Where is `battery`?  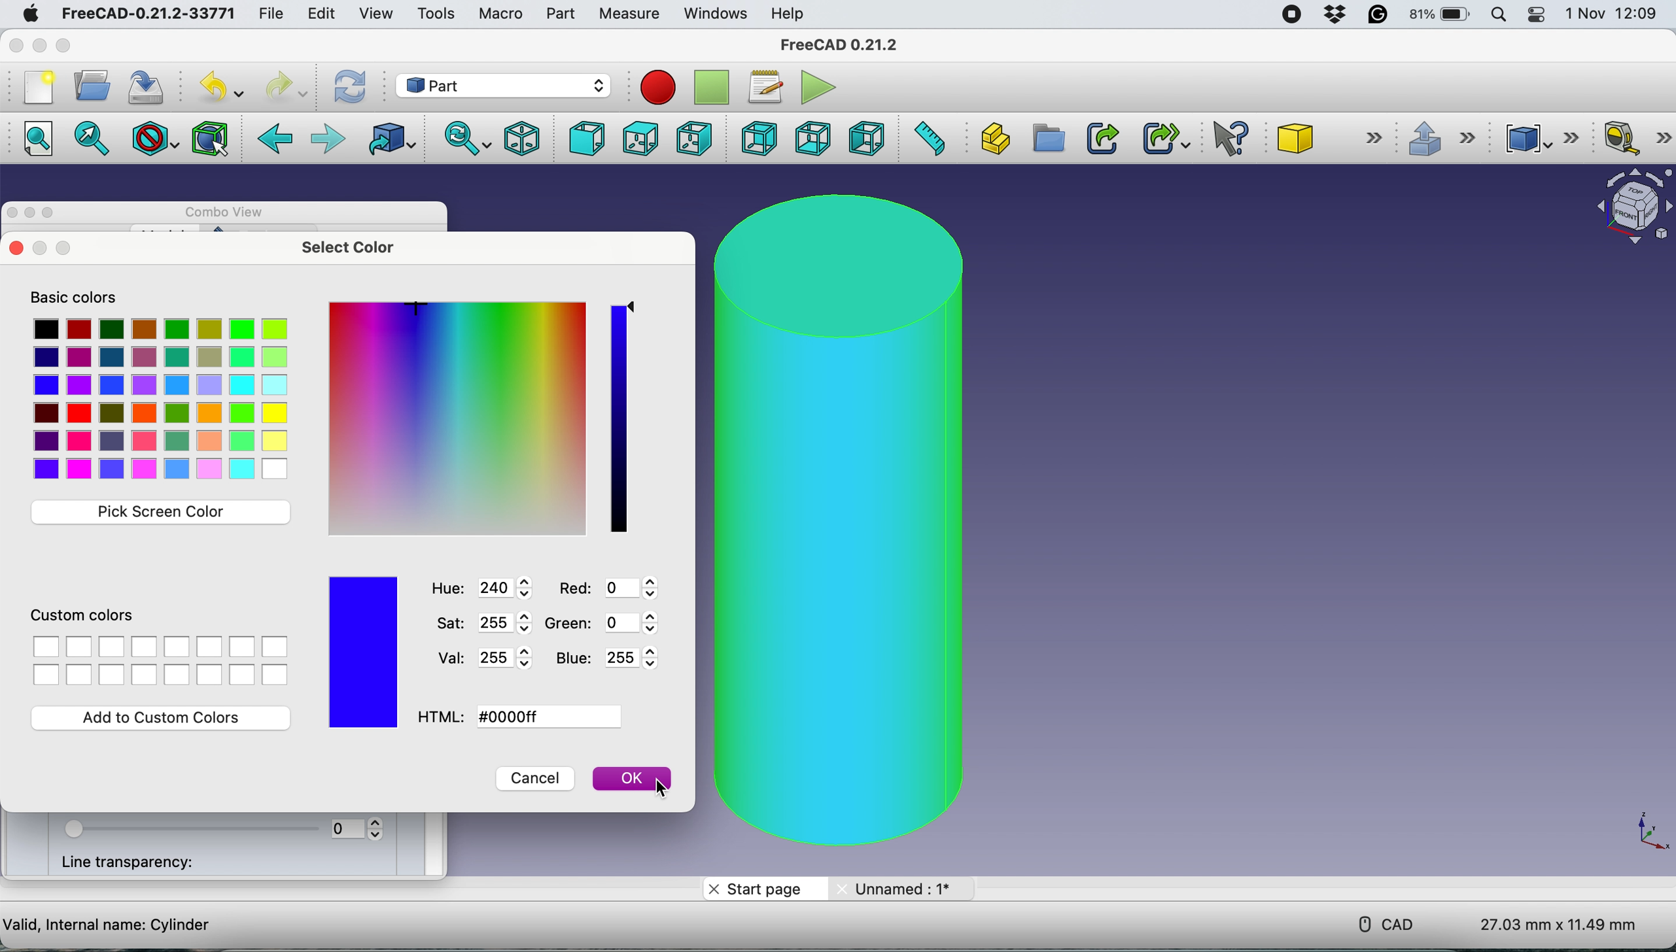
battery is located at coordinates (1440, 16).